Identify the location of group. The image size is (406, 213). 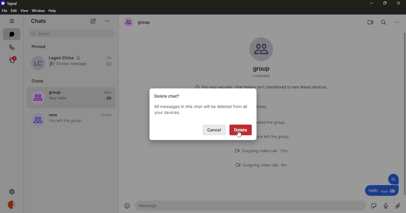
(148, 23).